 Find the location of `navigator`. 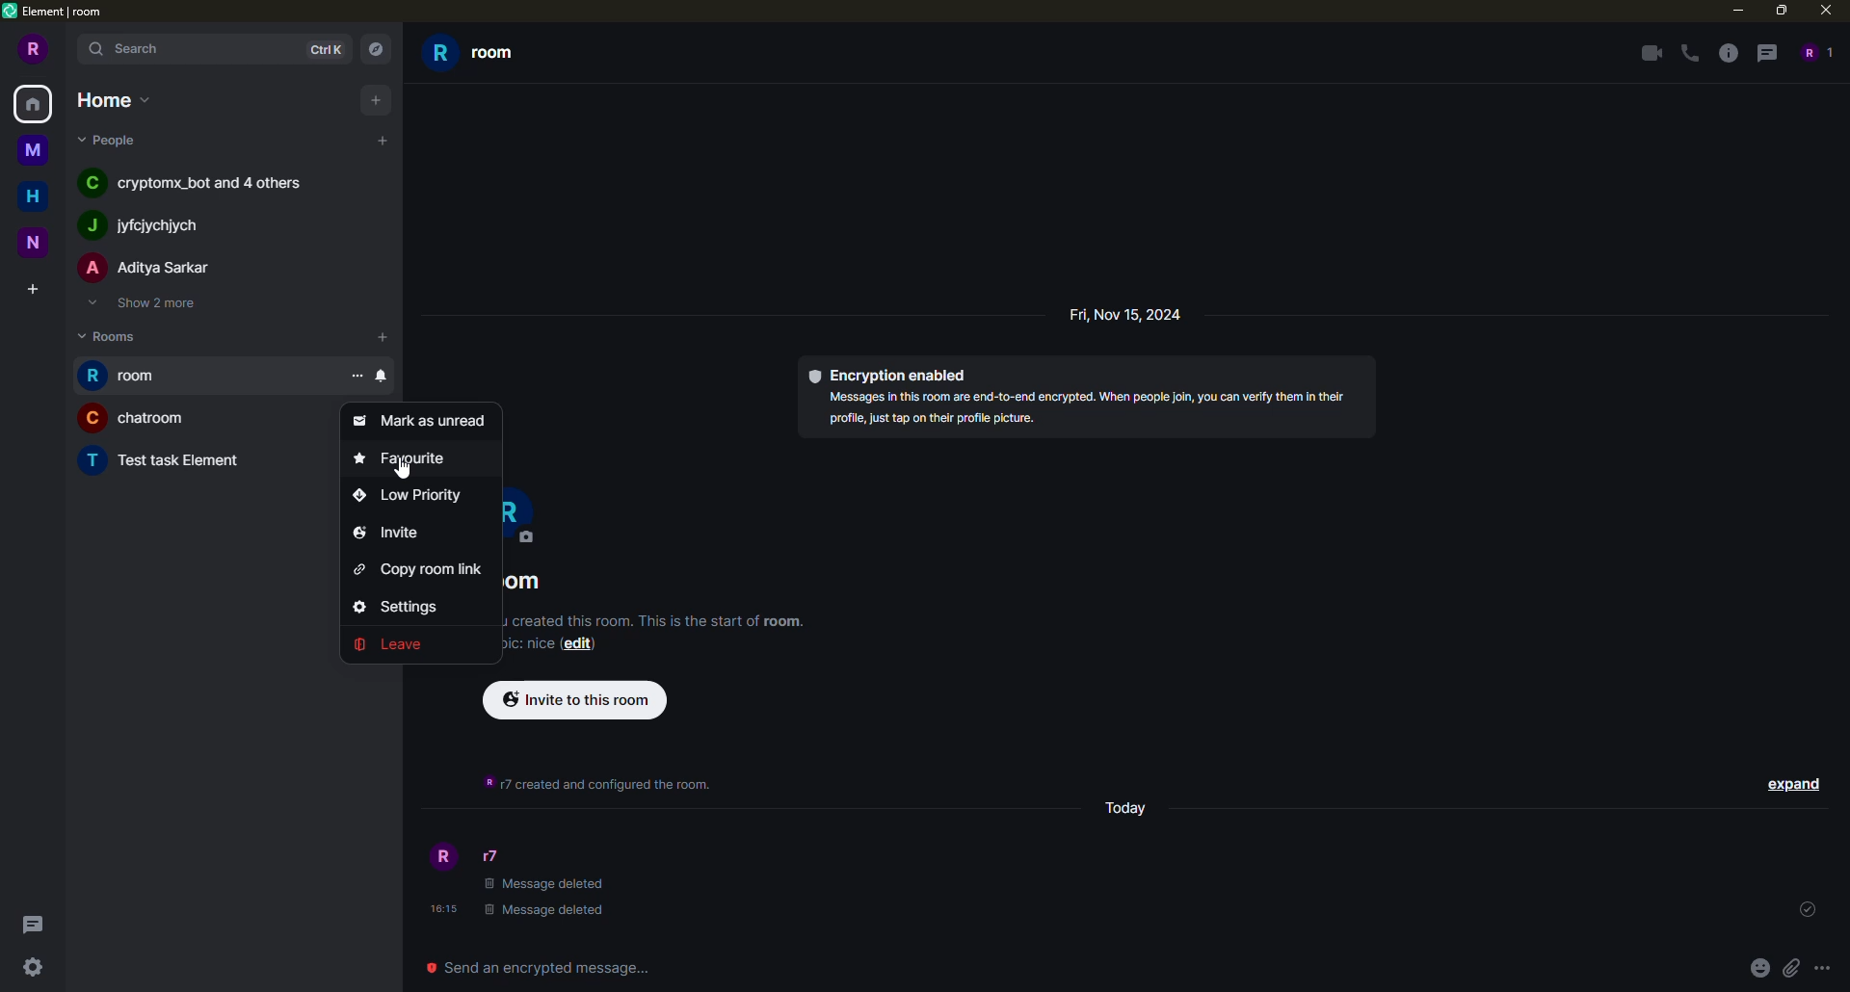

navigator is located at coordinates (380, 49).